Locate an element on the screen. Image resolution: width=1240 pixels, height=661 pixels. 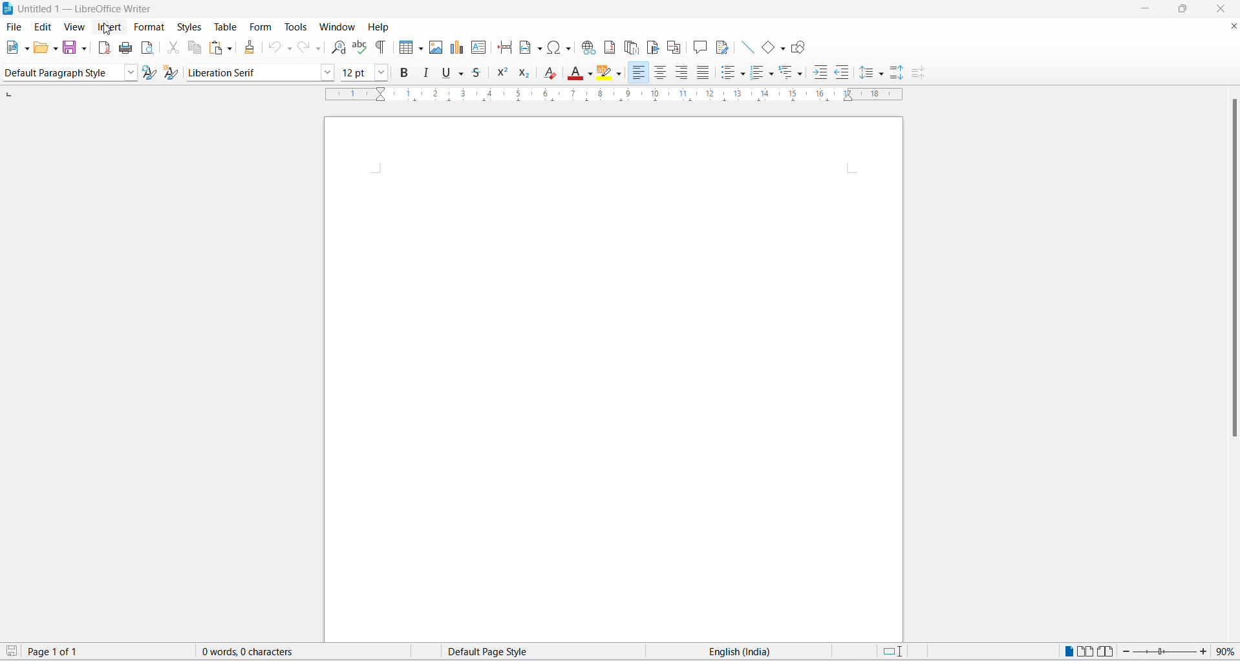
exports as pdf is located at coordinates (101, 47).